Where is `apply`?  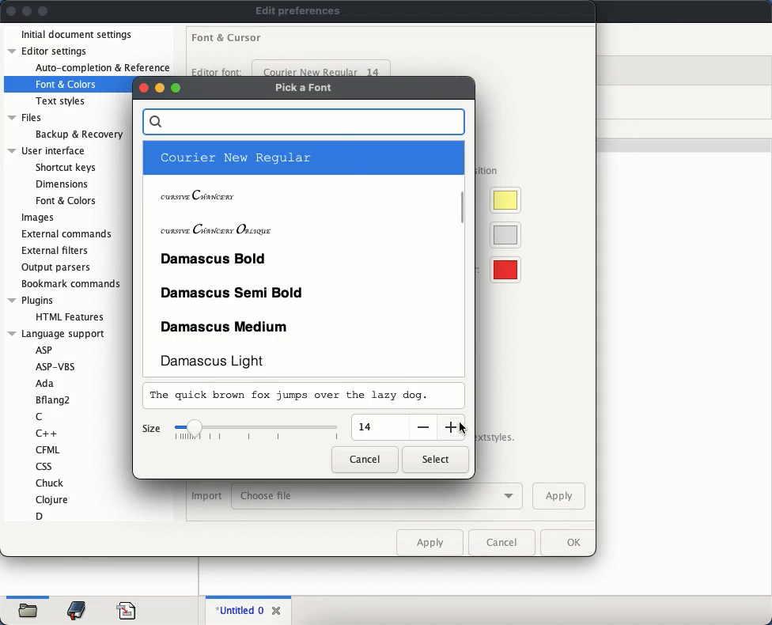 apply is located at coordinates (430, 542).